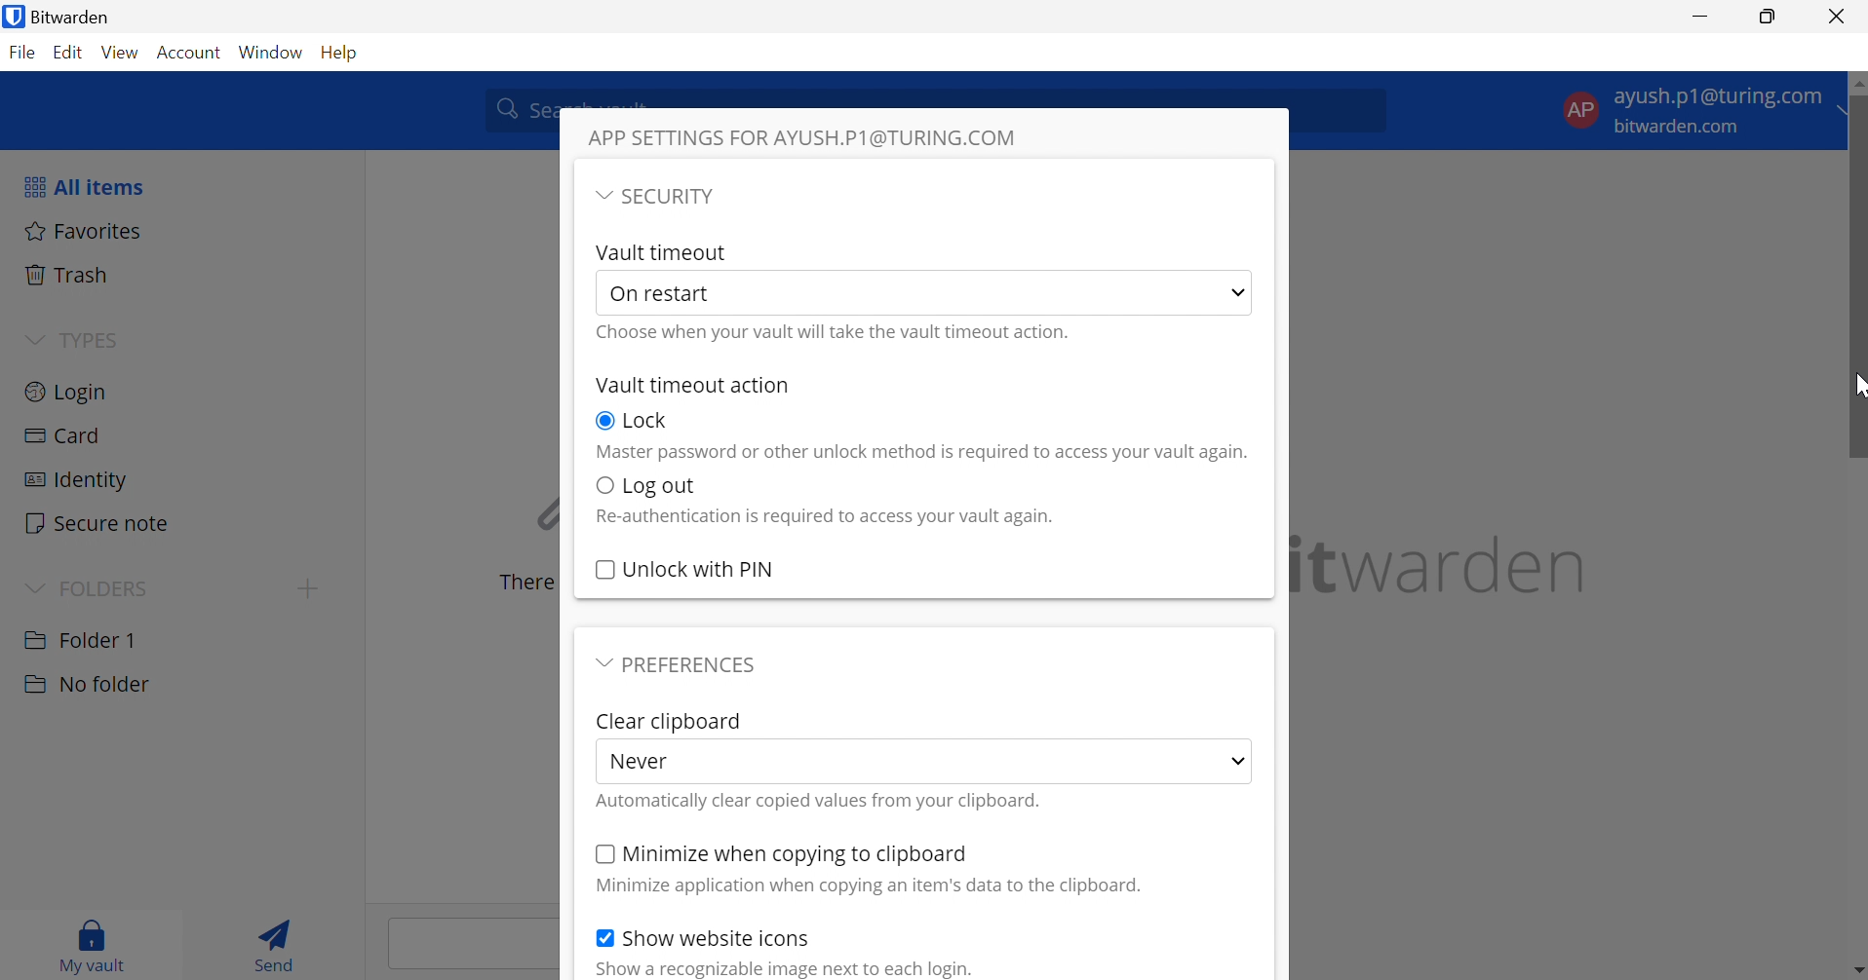 Image resolution: width=1868 pixels, height=980 pixels. What do you see at coordinates (602, 195) in the screenshot?
I see `Drop Down` at bounding box center [602, 195].